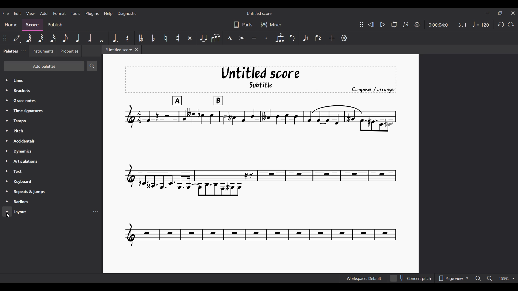 The height and width of the screenshot is (291, 518). I want to click on Zoom out, so click(478, 278).